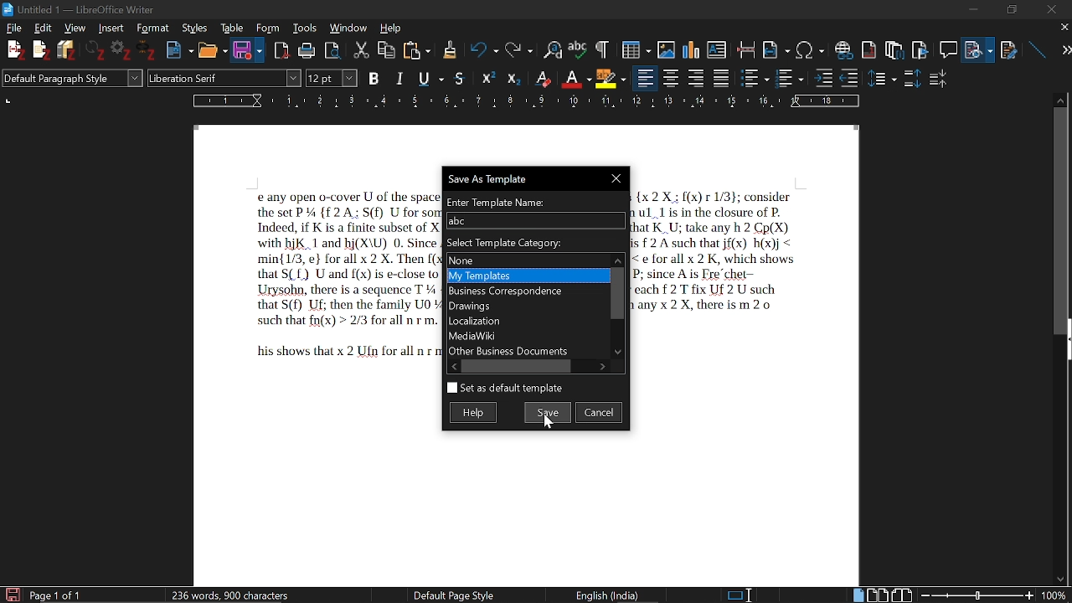  What do you see at coordinates (691, 47) in the screenshot?
I see `Insert diagram` at bounding box center [691, 47].